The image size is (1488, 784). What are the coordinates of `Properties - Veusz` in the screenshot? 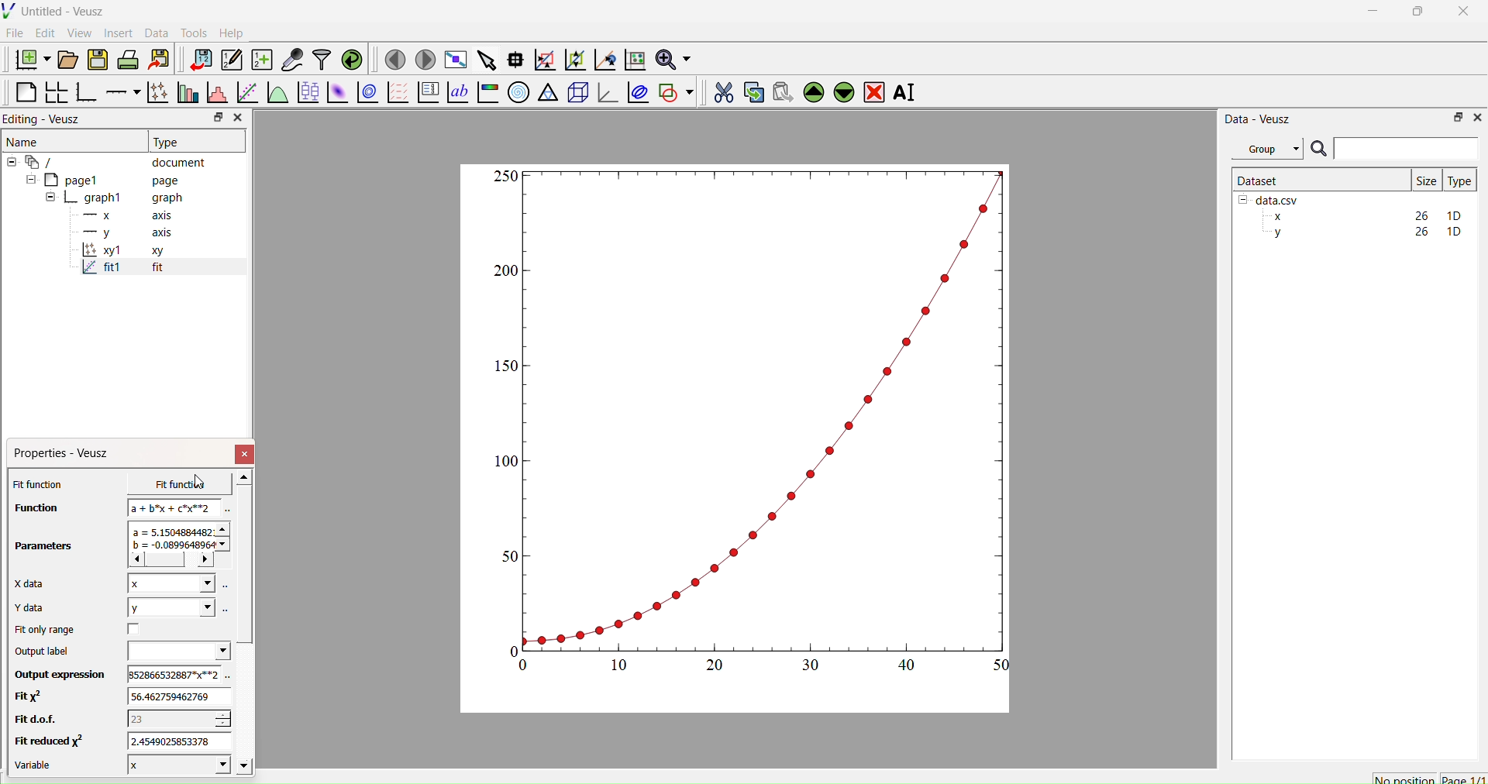 It's located at (65, 453).